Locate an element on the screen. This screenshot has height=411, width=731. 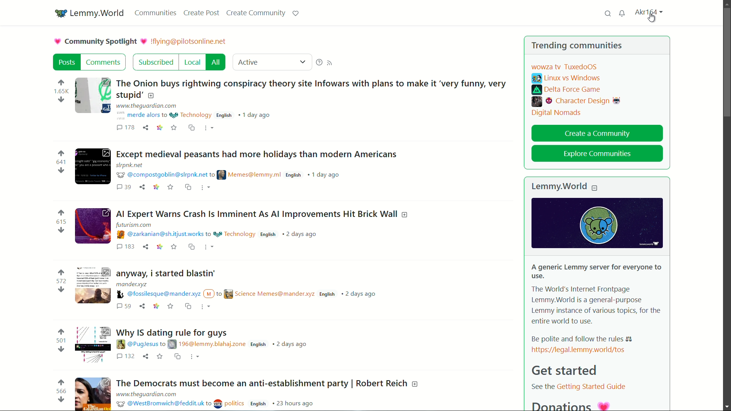
trending communities is located at coordinates (577, 46).